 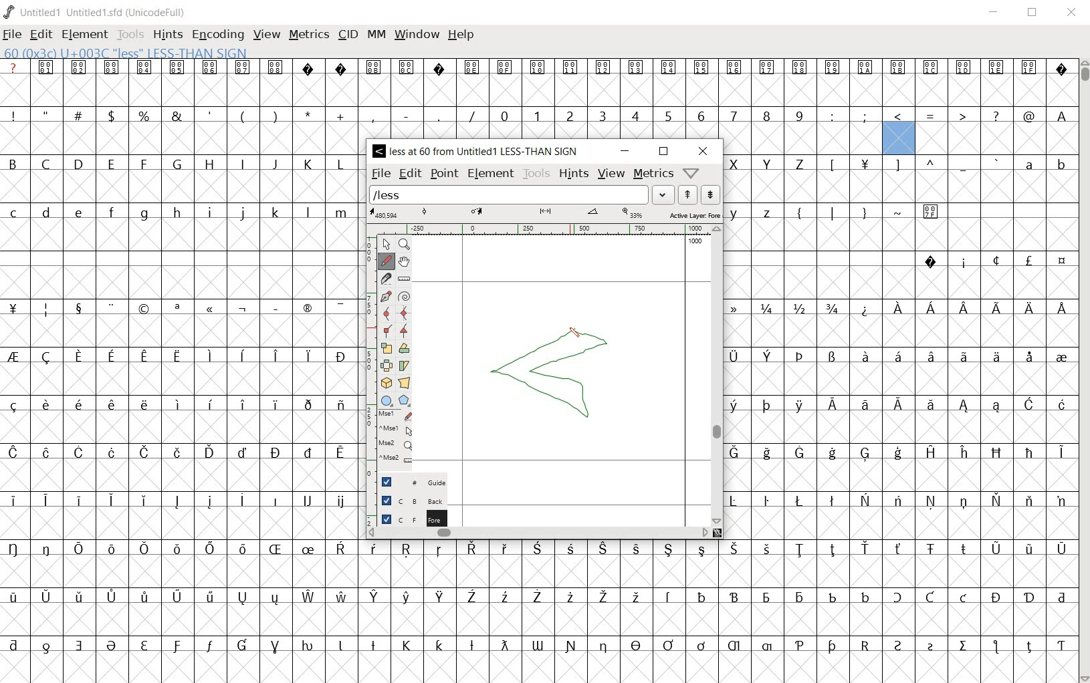 I want to click on minimize, so click(x=625, y=152).